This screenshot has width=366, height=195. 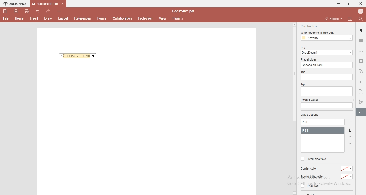 I want to click on forms, so click(x=102, y=18).